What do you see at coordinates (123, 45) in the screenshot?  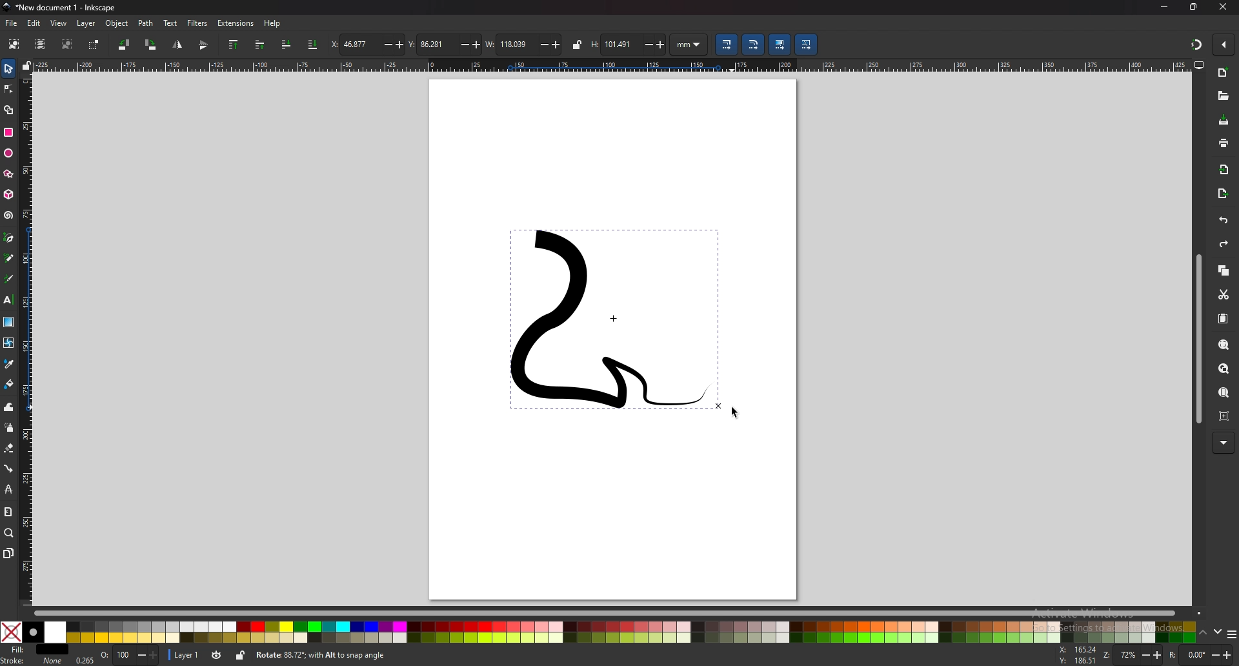 I see `rotate 90 degree ccw` at bounding box center [123, 45].